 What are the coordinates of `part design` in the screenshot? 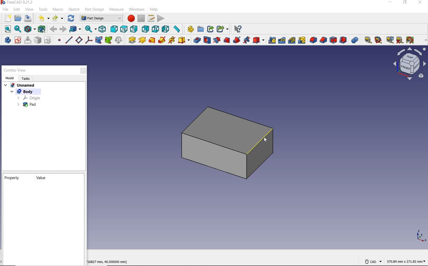 It's located at (95, 10).